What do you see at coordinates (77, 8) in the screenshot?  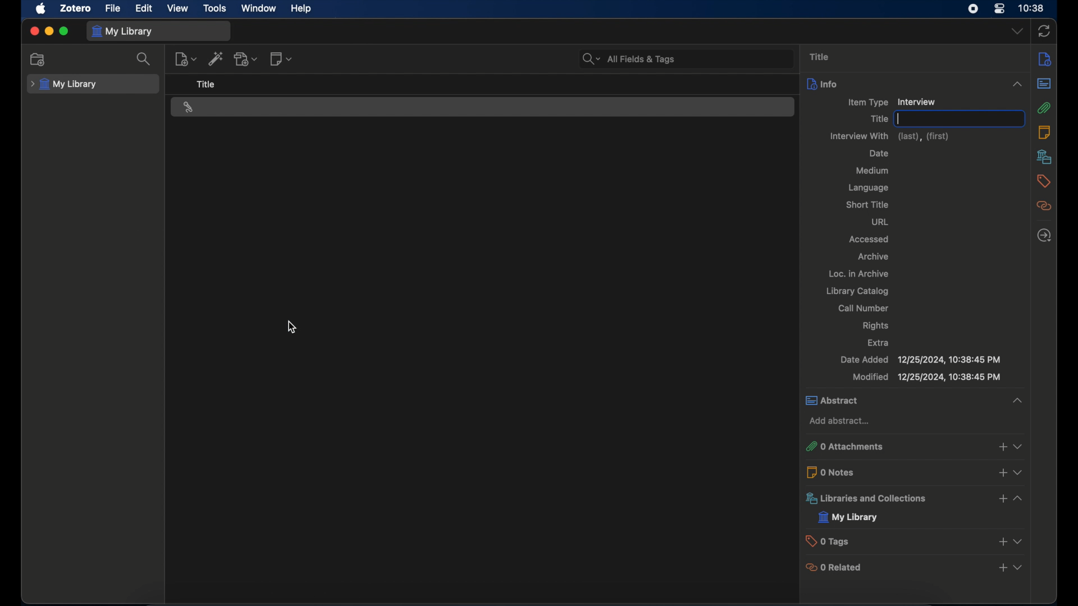 I see `zotero` at bounding box center [77, 8].